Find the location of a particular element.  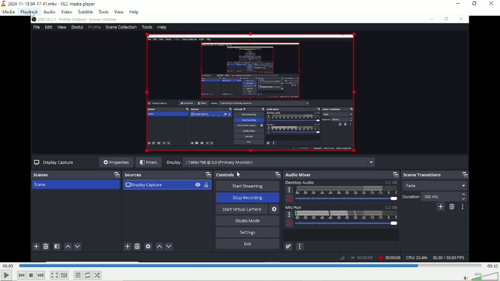

Toggle between loop all, loop one and no loop is located at coordinates (87, 275).